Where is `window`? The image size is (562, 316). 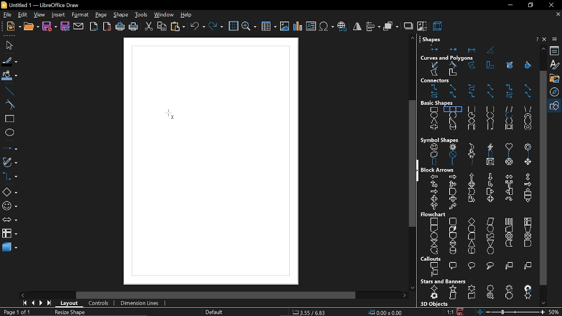 window is located at coordinates (163, 15).